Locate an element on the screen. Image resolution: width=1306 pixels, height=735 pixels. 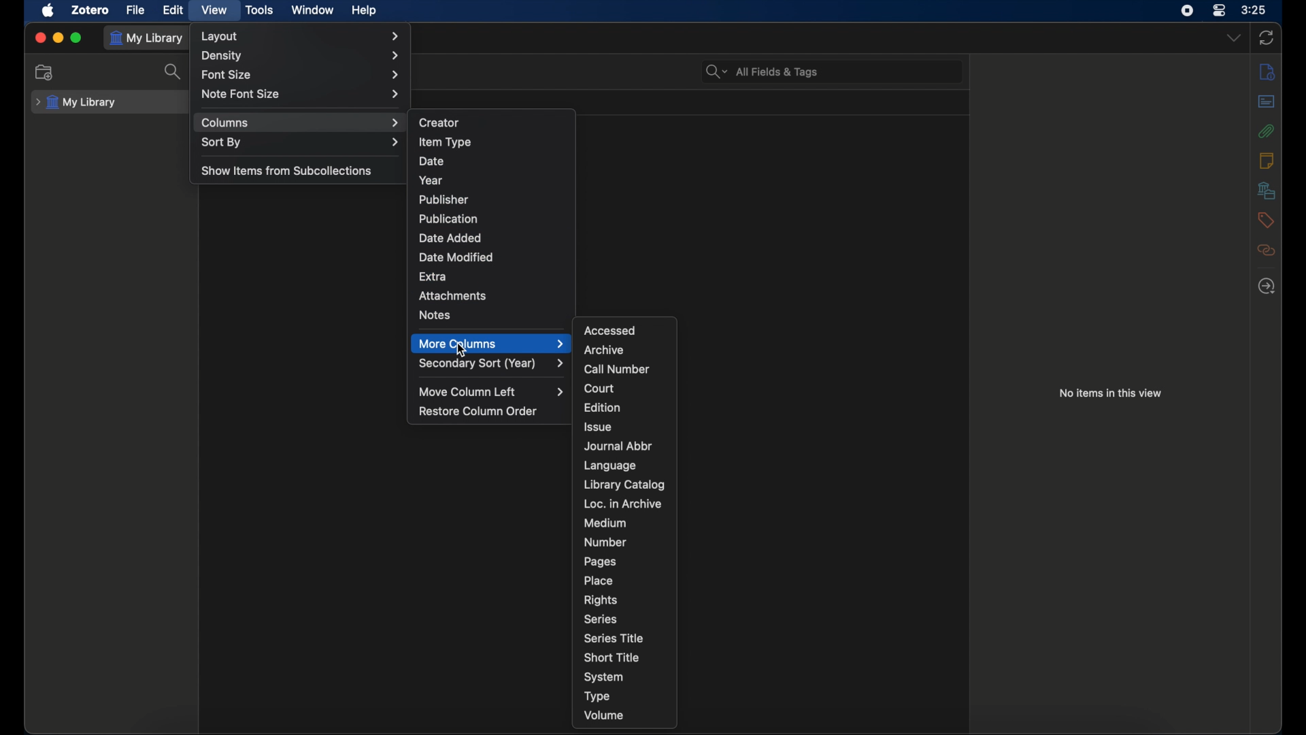
search is located at coordinates (174, 71).